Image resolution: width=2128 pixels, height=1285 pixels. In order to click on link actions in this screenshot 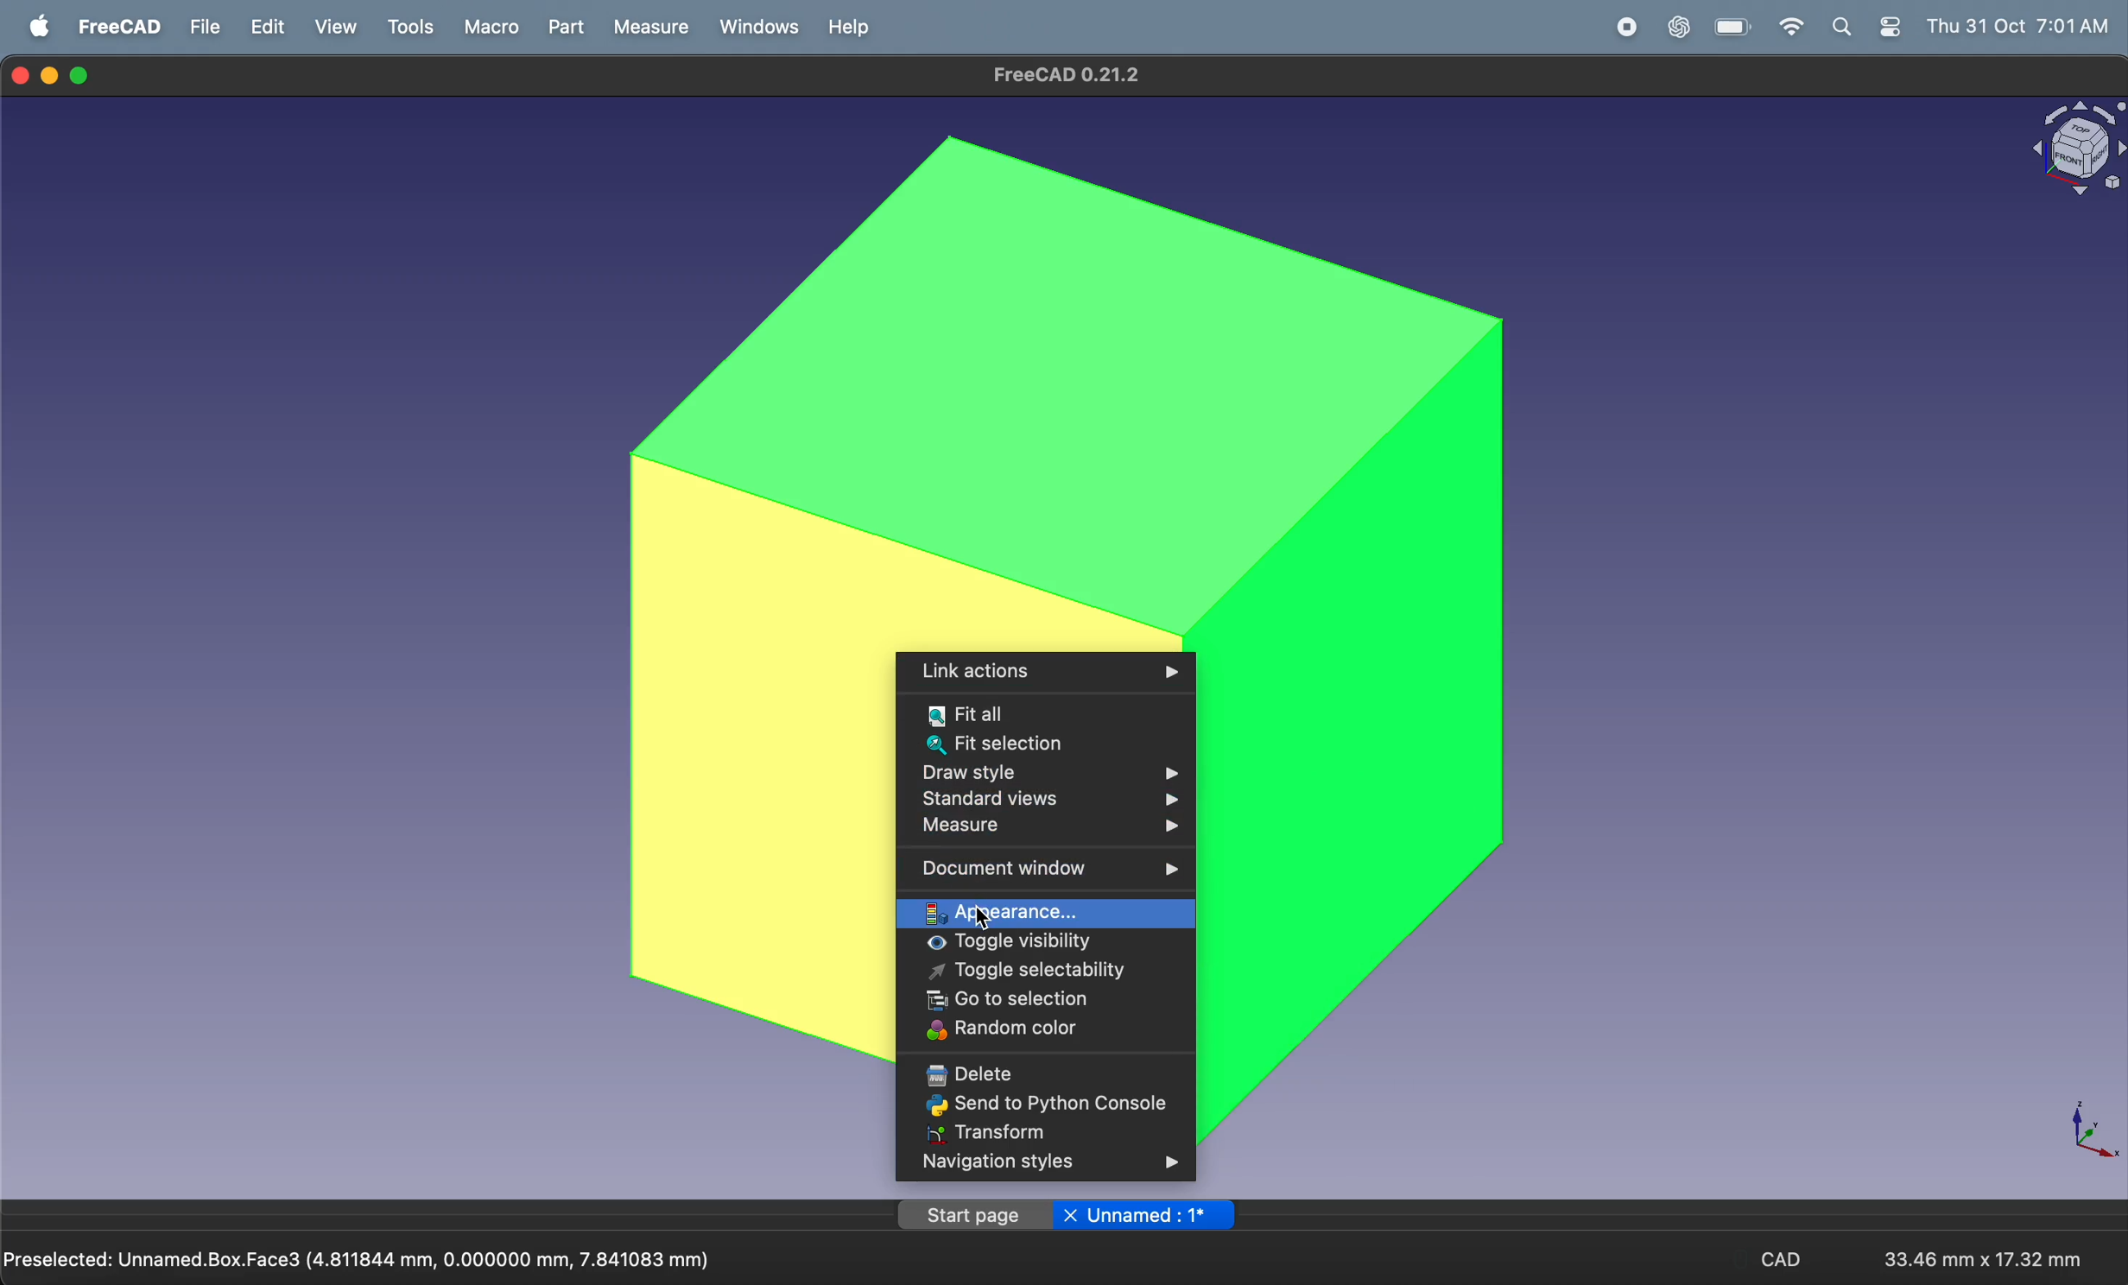, I will do `click(1044, 673)`.